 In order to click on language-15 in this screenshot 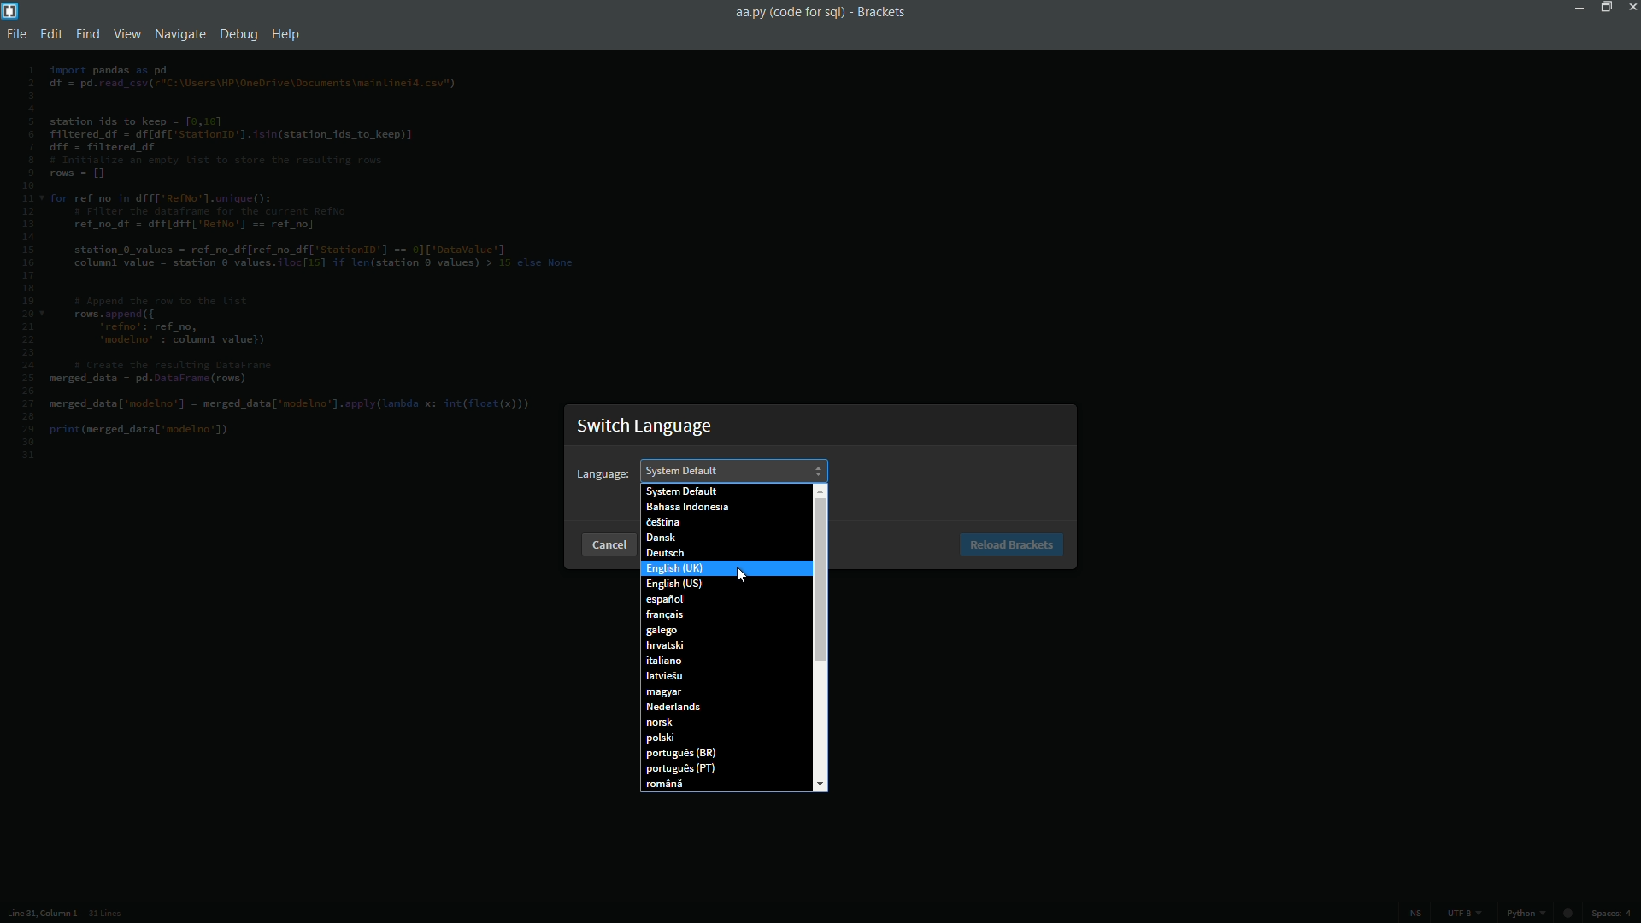, I will do `click(660, 722)`.